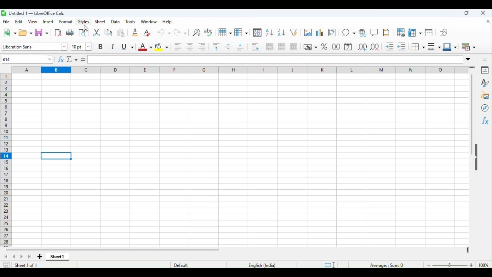  I want to click on Data, so click(116, 21).